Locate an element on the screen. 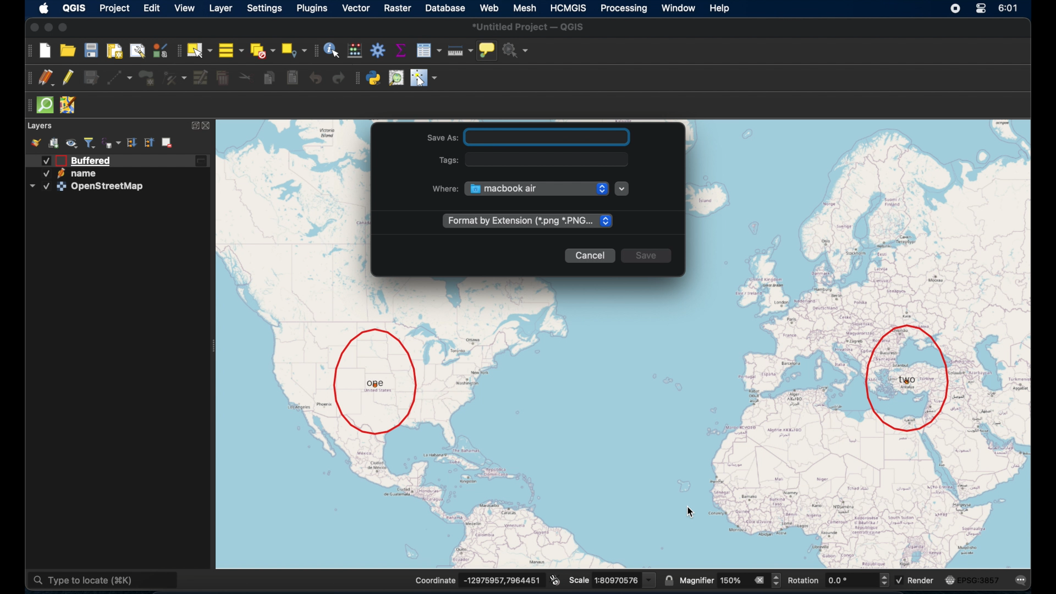 This screenshot has height=594, width=1056. show map tips is located at coordinates (488, 50).